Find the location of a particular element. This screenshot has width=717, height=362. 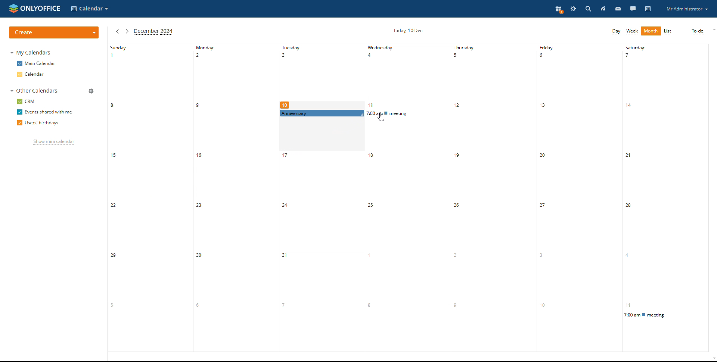

talk is located at coordinates (633, 9).